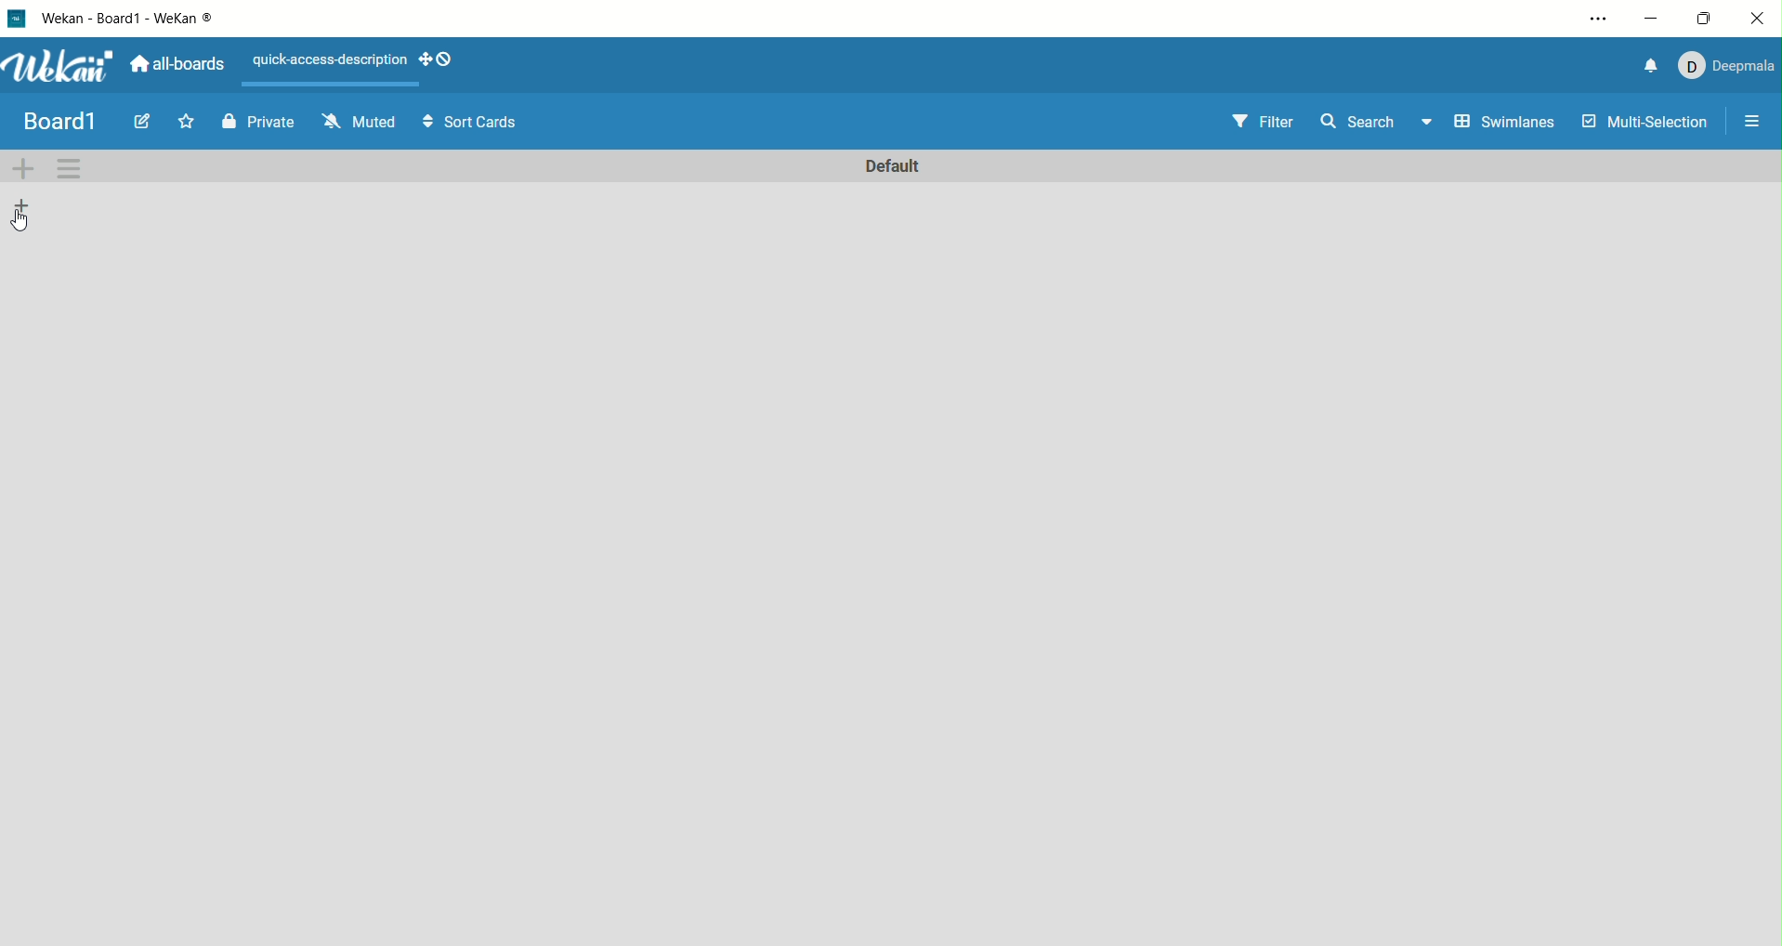 Image resolution: width=1782 pixels, height=946 pixels. What do you see at coordinates (1758, 118) in the screenshot?
I see `open/close sidebar` at bounding box center [1758, 118].